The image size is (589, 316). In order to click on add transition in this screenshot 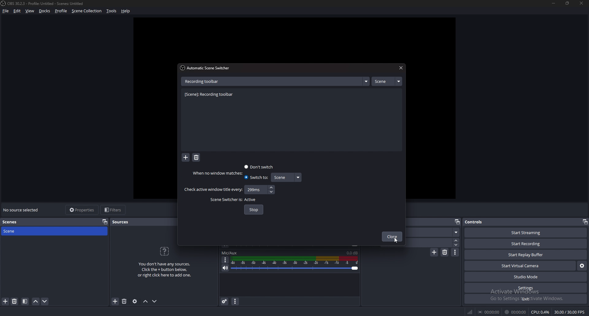, I will do `click(434, 252)`.